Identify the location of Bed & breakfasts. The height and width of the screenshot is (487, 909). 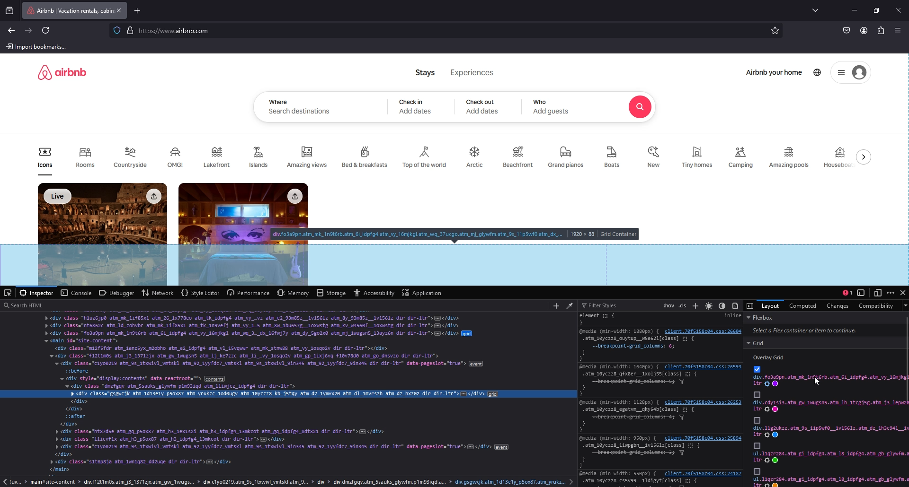
(366, 156).